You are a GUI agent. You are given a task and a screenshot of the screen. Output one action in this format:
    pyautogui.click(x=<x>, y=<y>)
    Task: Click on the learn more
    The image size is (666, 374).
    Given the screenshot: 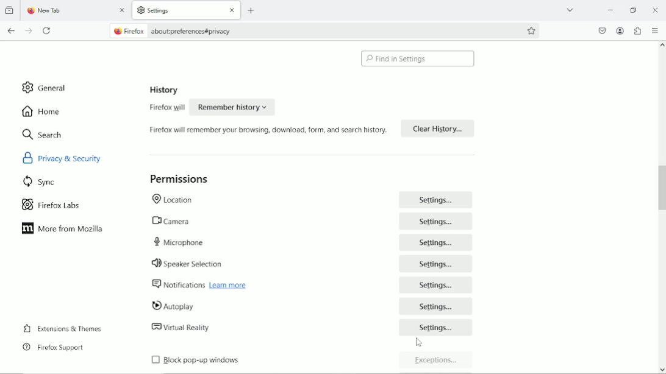 What is the action you would take?
    pyautogui.click(x=237, y=286)
    